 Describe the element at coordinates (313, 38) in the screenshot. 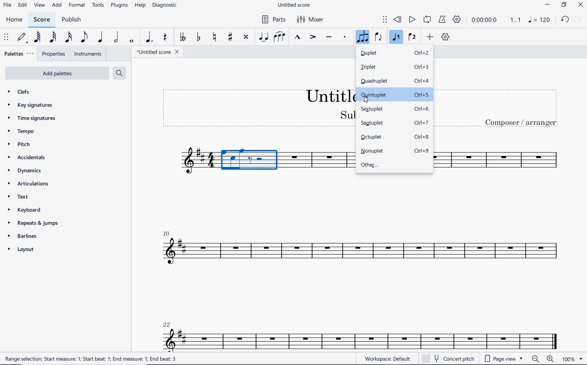

I see `ACCENT` at that location.